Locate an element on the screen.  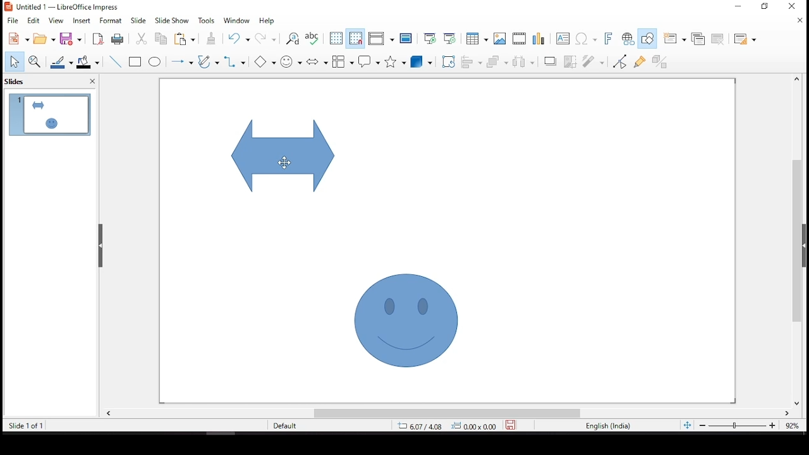
window is located at coordinates (238, 21).